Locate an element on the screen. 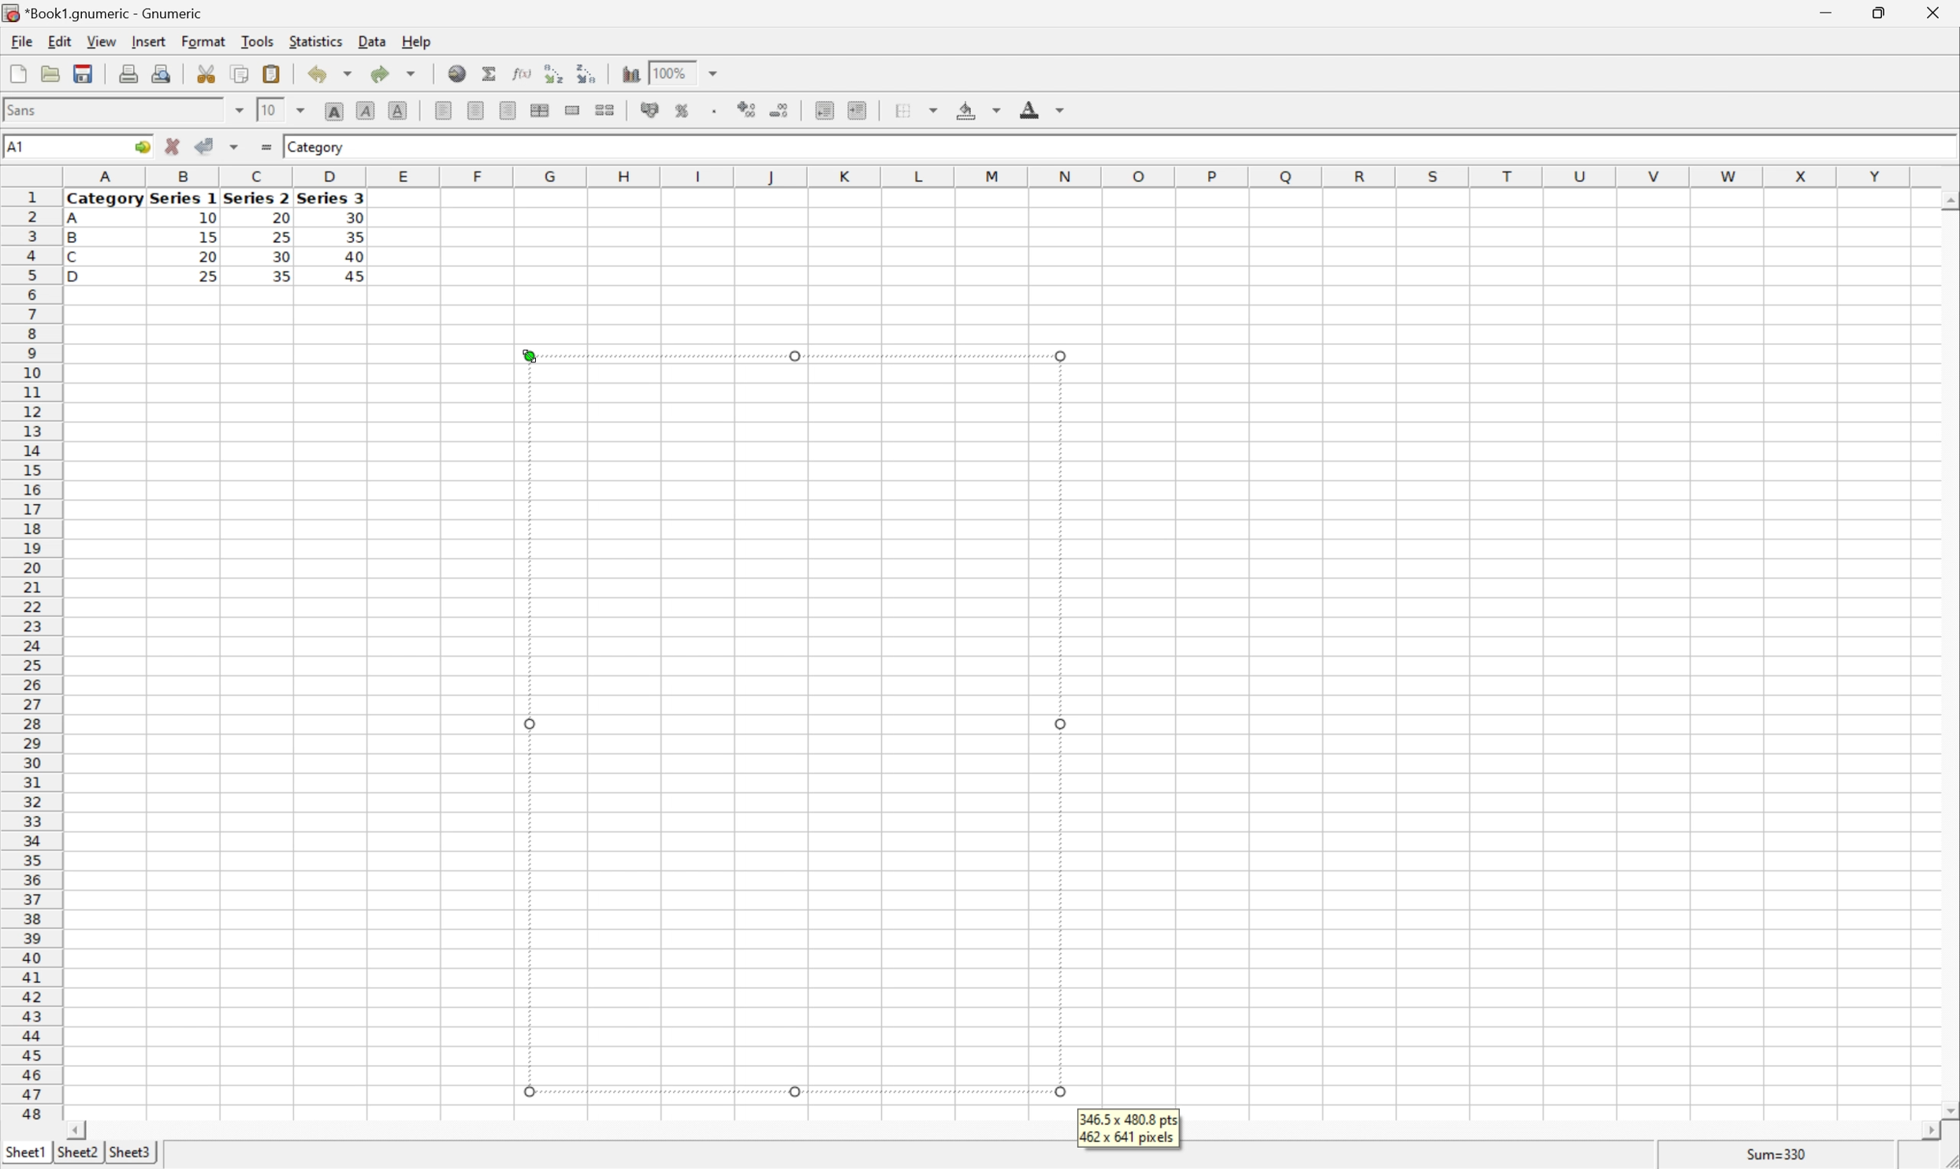 The height and width of the screenshot is (1169, 1960). Cursor is located at coordinates (530, 354).